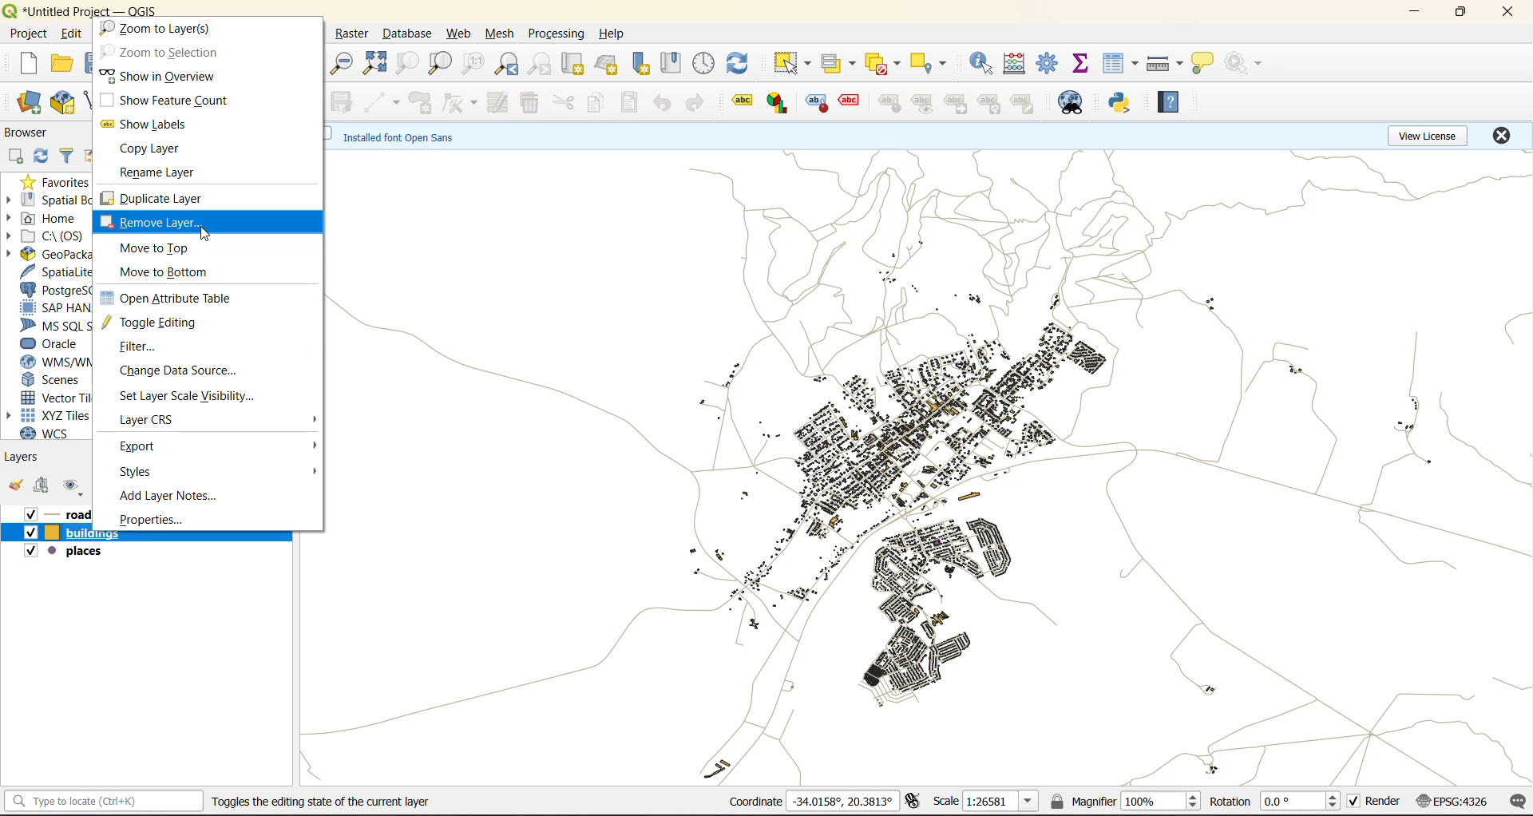 This screenshot has height=816, width=1533. What do you see at coordinates (106, 800) in the screenshot?
I see `statusbar` at bounding box center [106, 800].